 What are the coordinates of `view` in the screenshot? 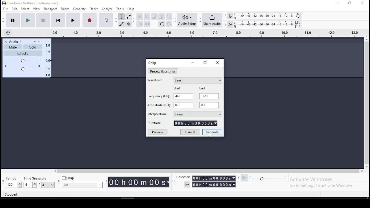 It's located at (37, 9).